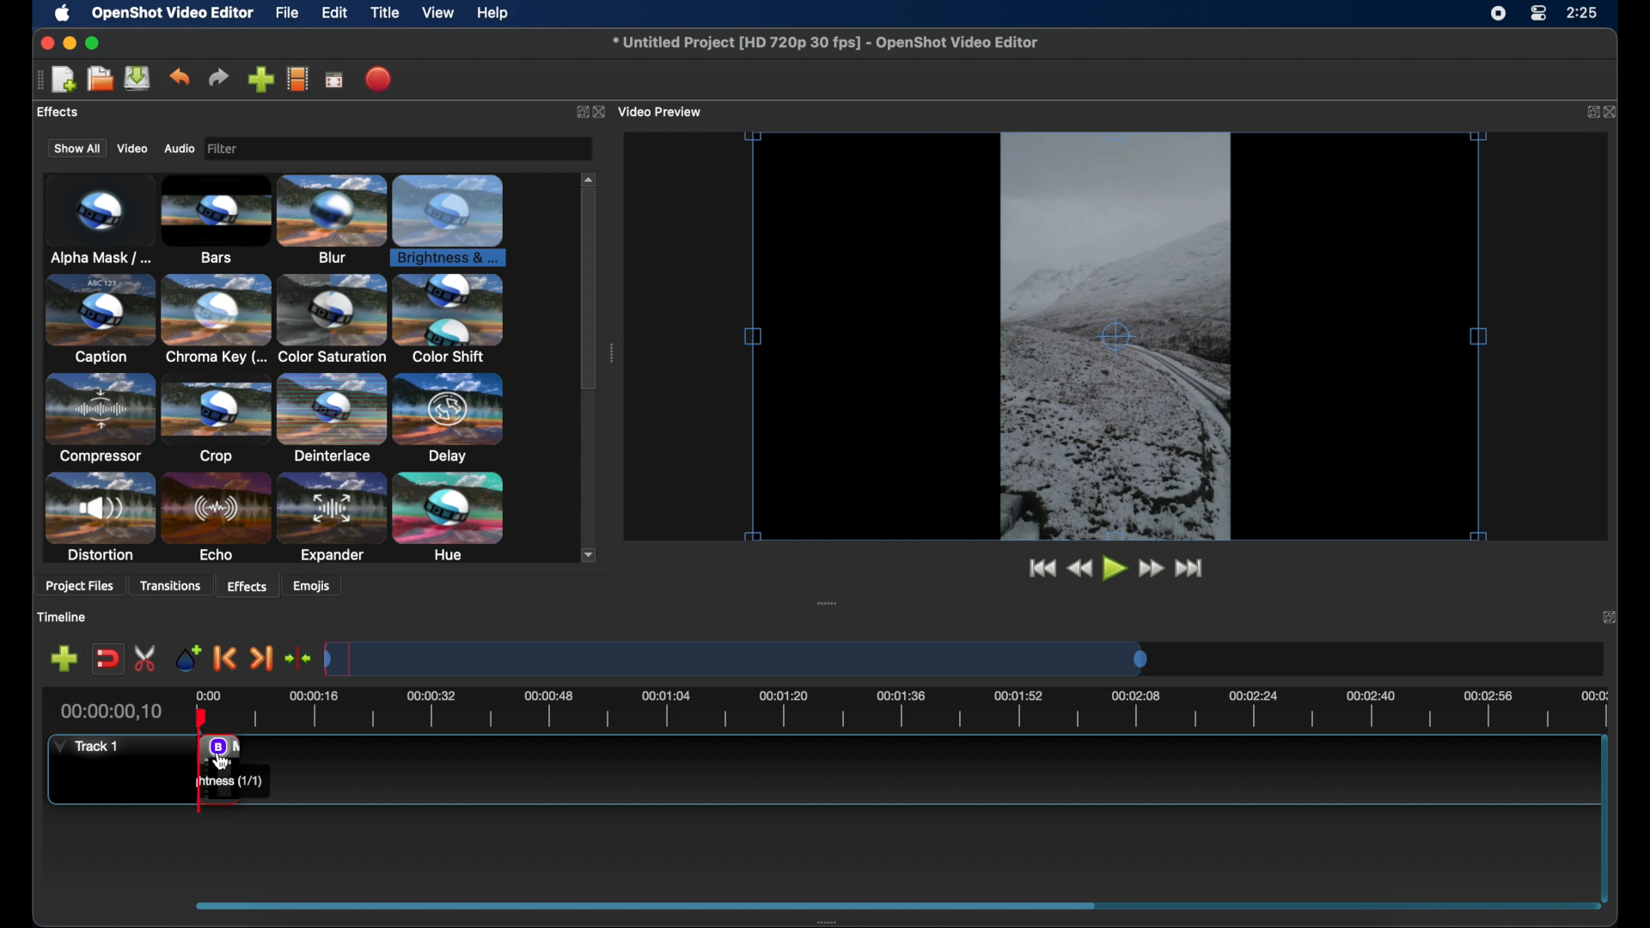 Image resolution: width=1650 pixels, height=928 pixels. What do you see at coordinates (247, 585) in the screenshot?
I see `effects` at bounding box center [247, 585].